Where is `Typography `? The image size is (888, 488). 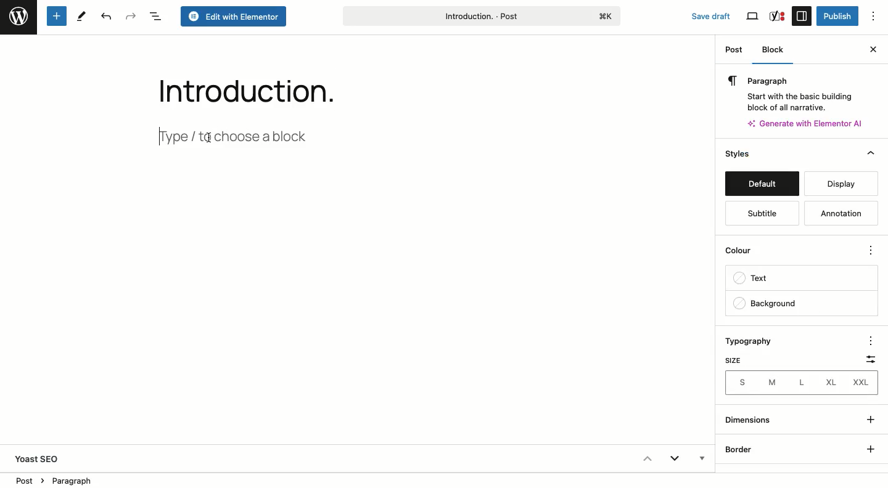
Typography  is located at coordinates (754, 342).